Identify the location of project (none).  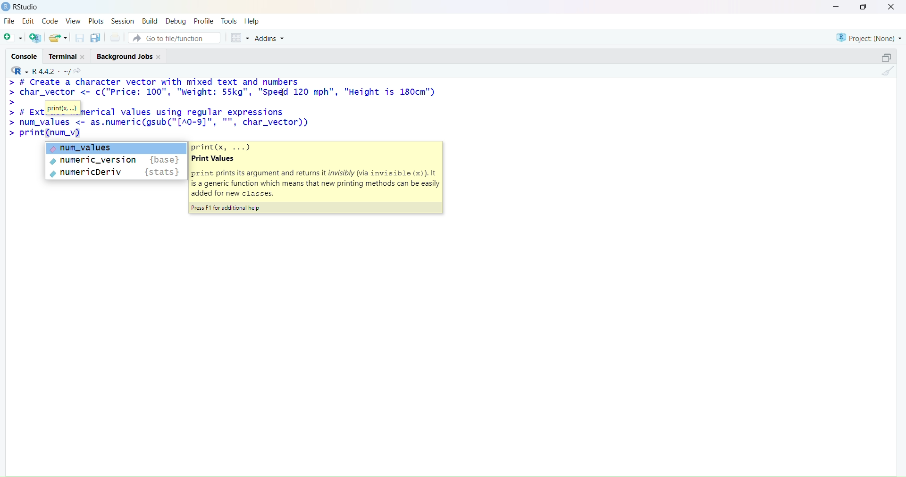
(869, 38).